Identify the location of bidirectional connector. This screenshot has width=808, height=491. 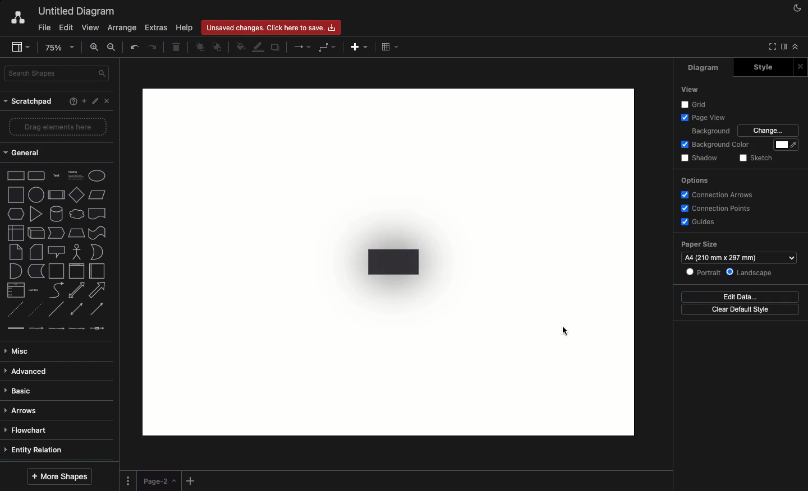
(76, 308).